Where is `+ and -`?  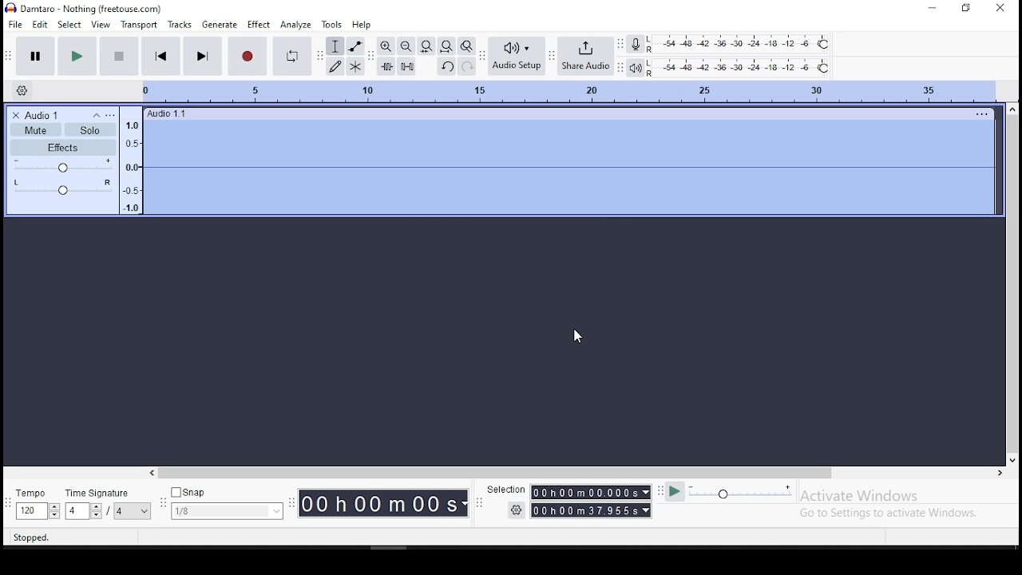 + and - is located at coordinates (63, 166).